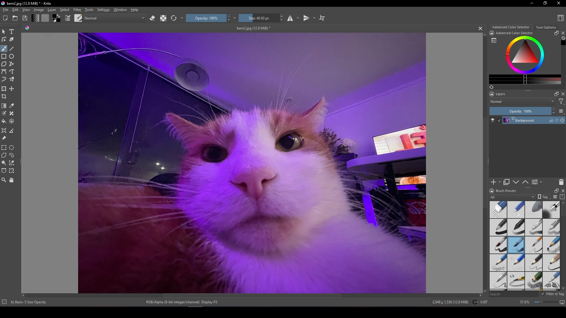  What do you see at coordinates (496, 120) in the screenshot?
I see `Layer visibility` at bounding box center [496, 120].